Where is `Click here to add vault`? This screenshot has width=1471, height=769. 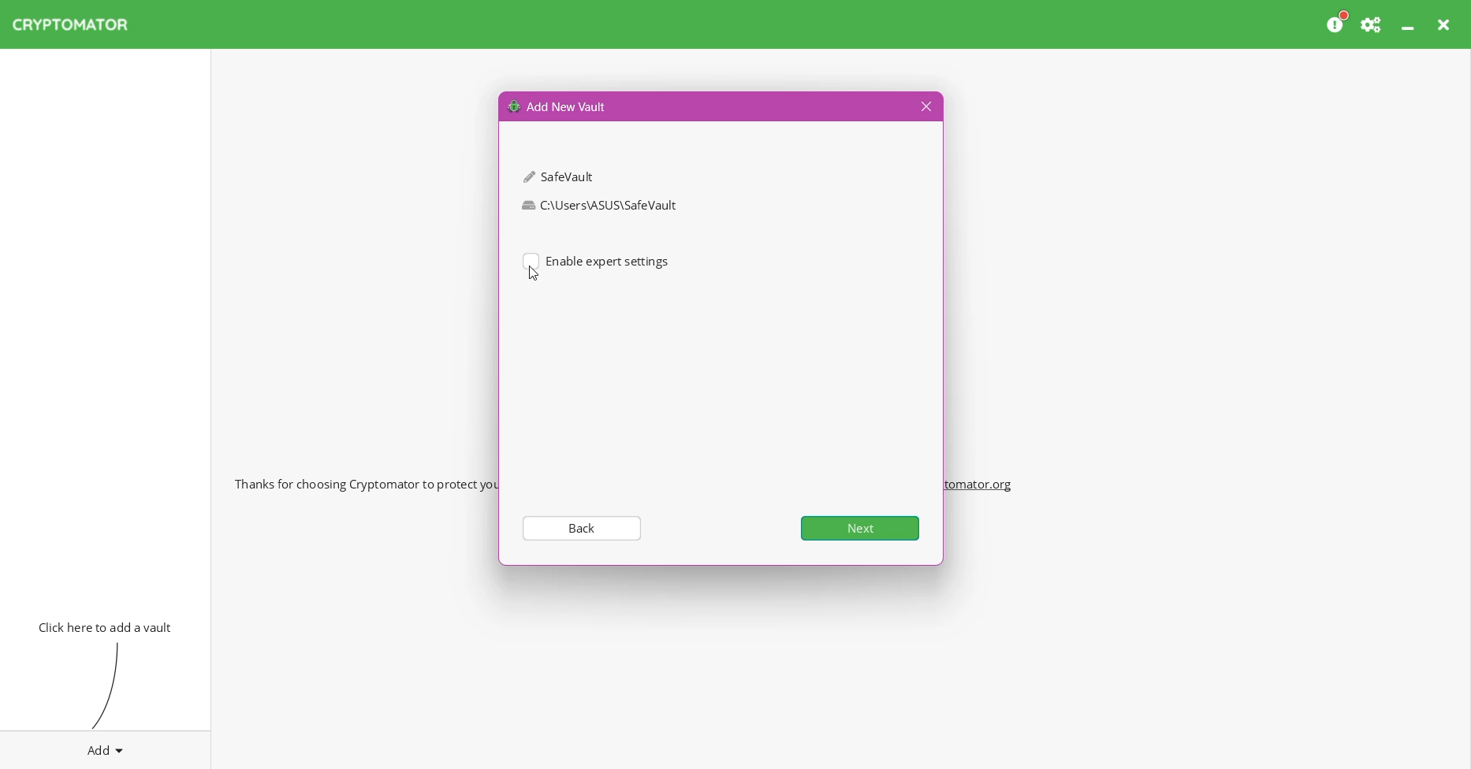 Click here to add vault is located at coordinates (102, 626).